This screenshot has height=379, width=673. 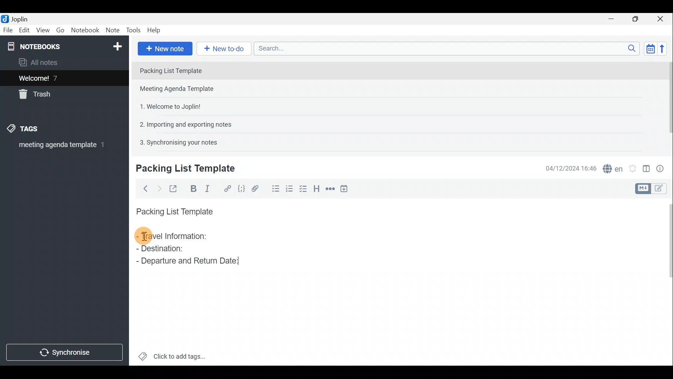 What do you see at coordinates (196, 70) in the screenshot?
I see `Note 1` at bounding box center [196, 70].